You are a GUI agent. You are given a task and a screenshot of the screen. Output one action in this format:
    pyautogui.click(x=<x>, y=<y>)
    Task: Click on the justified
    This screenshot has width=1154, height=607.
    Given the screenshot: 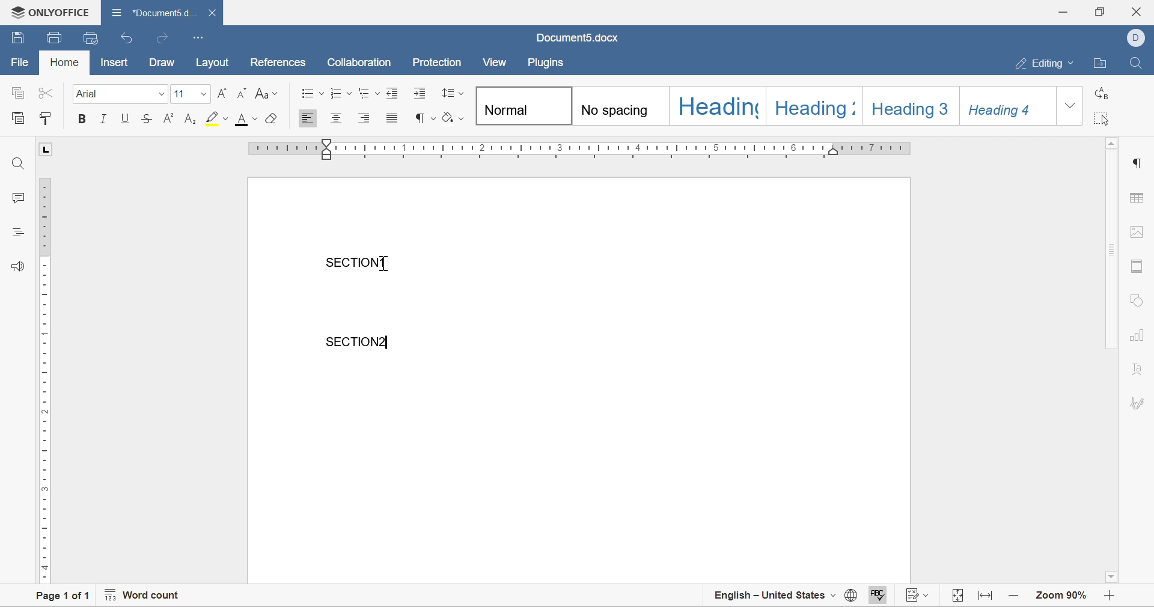 What is the action you would take?
    pyautogui.click(x=392, y=118)
    